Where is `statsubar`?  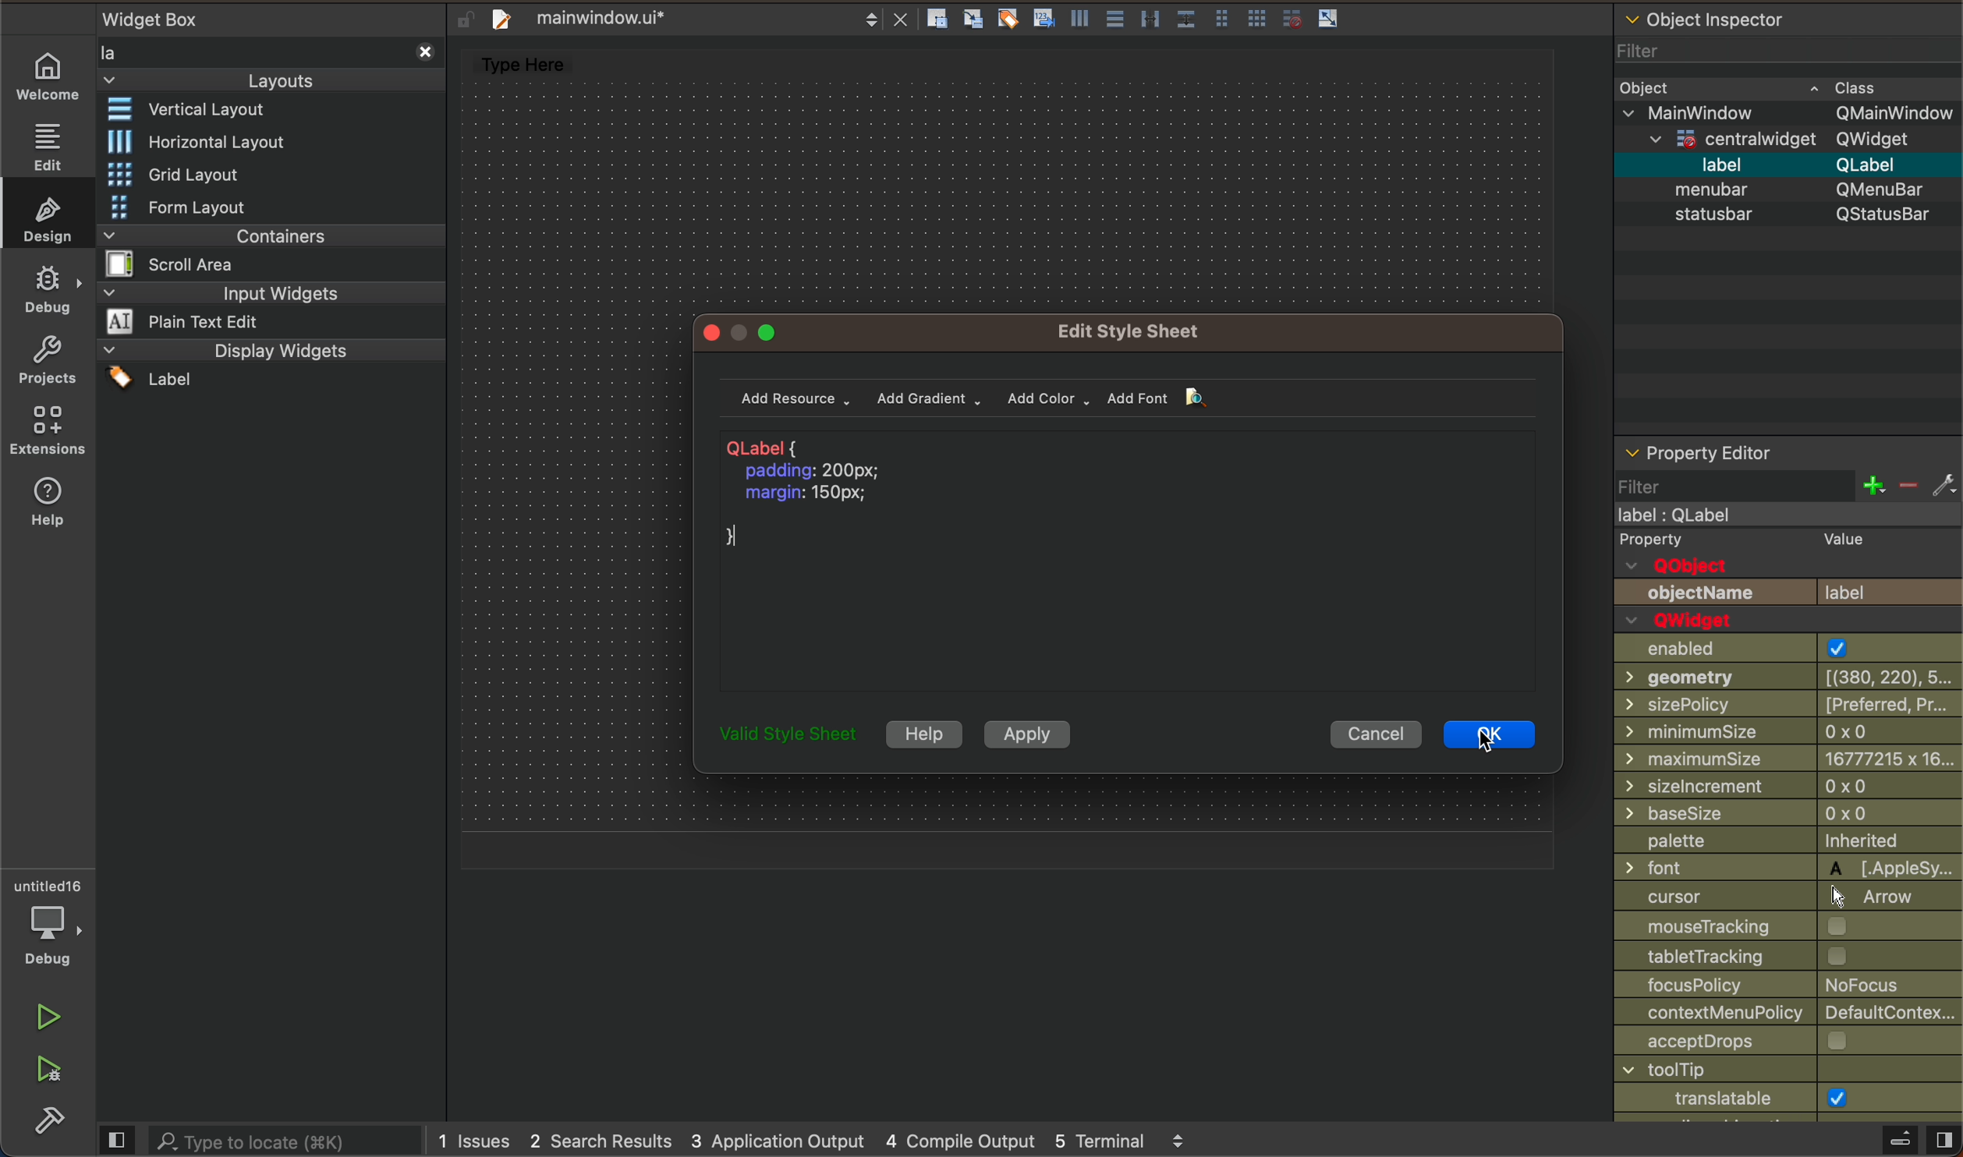 statsubar is located at coordinates (1785, 215).